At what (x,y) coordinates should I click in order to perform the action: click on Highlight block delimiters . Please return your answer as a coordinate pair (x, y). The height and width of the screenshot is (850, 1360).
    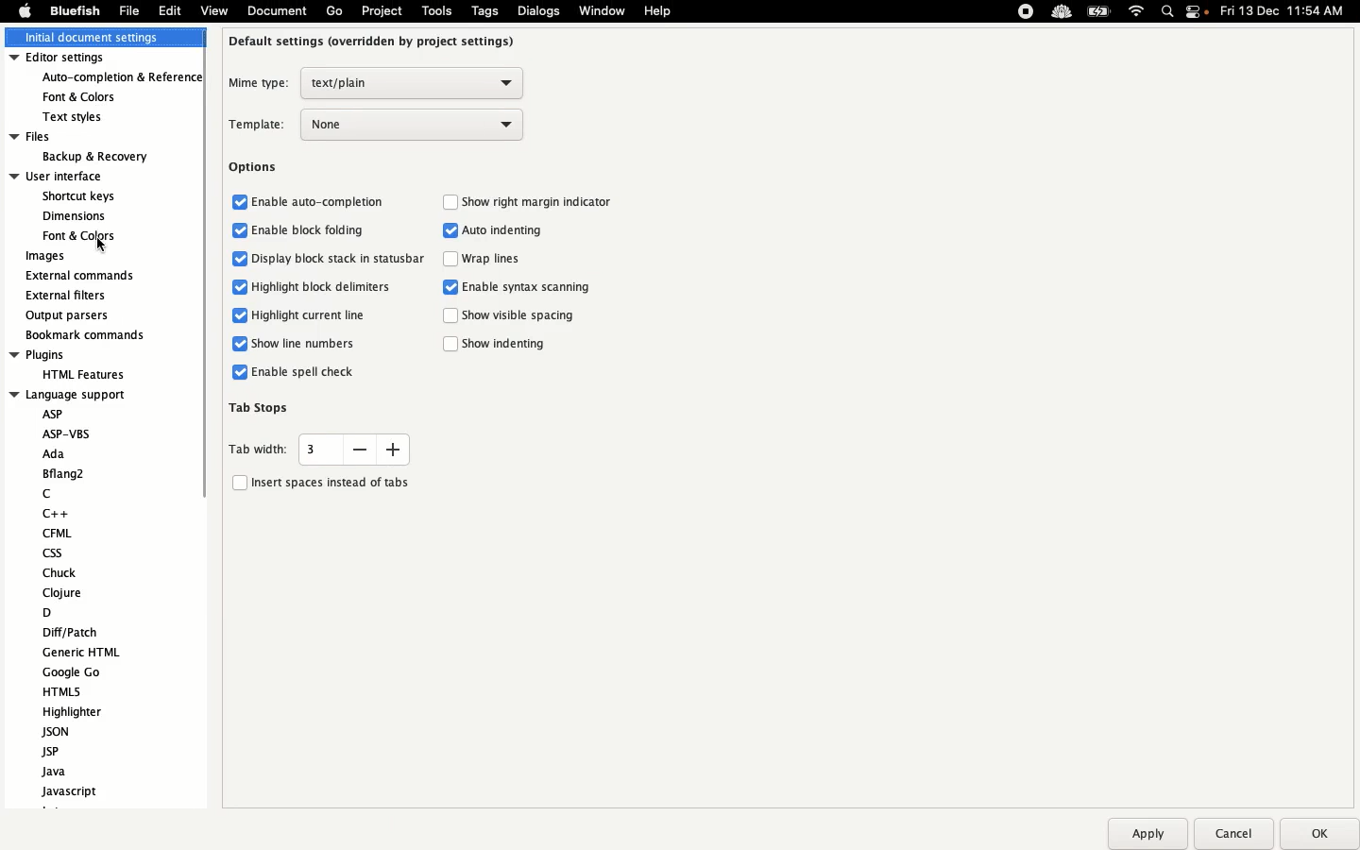
    Looking at the image, I should click on (310, 285).